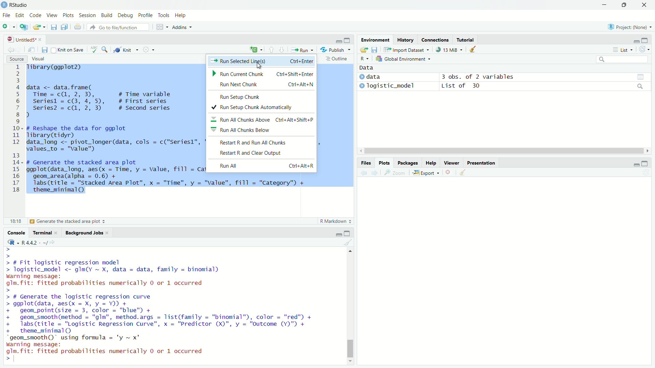 Image resolution: width=655 pixels, height=368 pixels. I want to click on grid, so click(160, 28).